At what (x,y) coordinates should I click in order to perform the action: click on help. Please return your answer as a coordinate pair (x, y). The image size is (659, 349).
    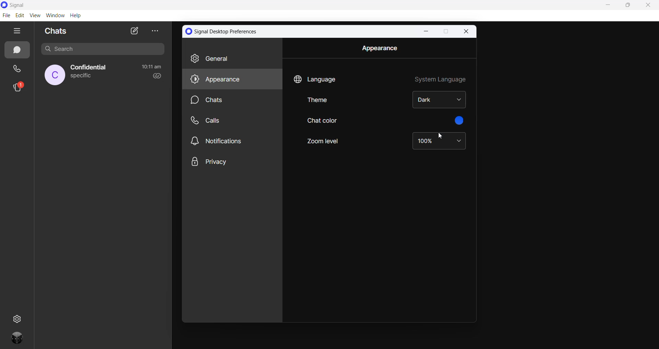
    Looking at the image, I should click on (75, 16).